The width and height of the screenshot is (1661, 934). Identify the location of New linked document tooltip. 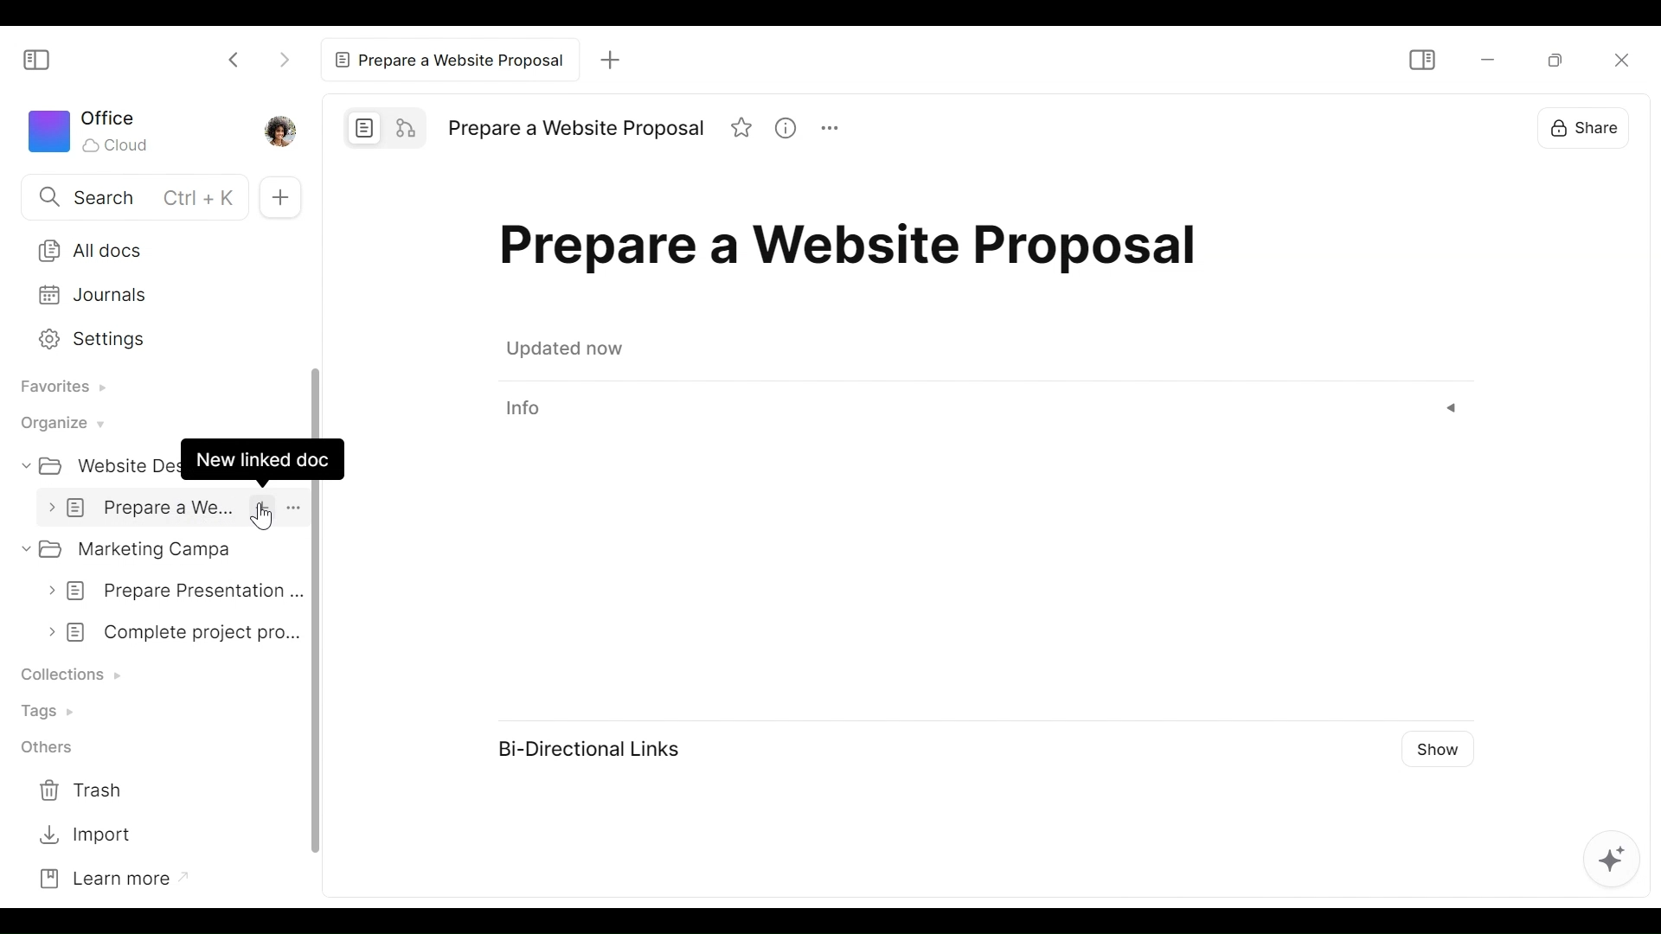
(263, 459).